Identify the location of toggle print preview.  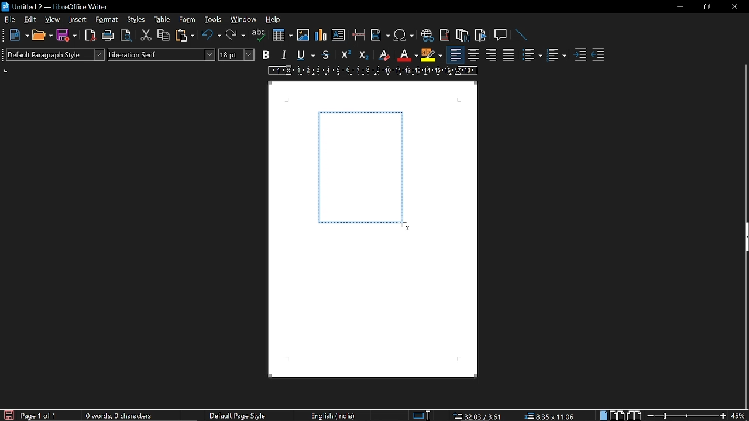
(125, 36).